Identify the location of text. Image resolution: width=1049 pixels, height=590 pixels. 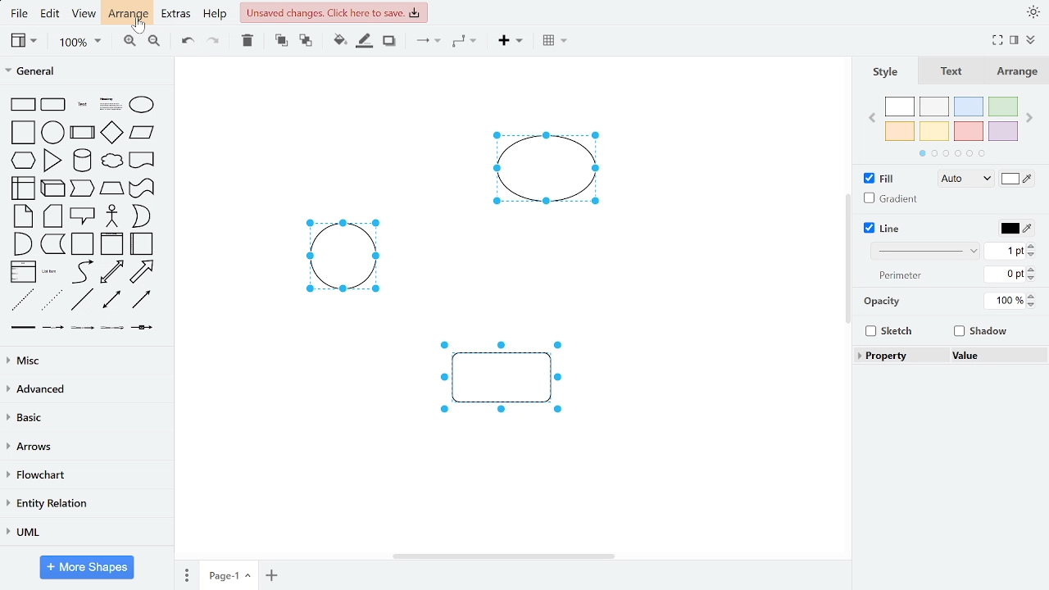
(952, 71).